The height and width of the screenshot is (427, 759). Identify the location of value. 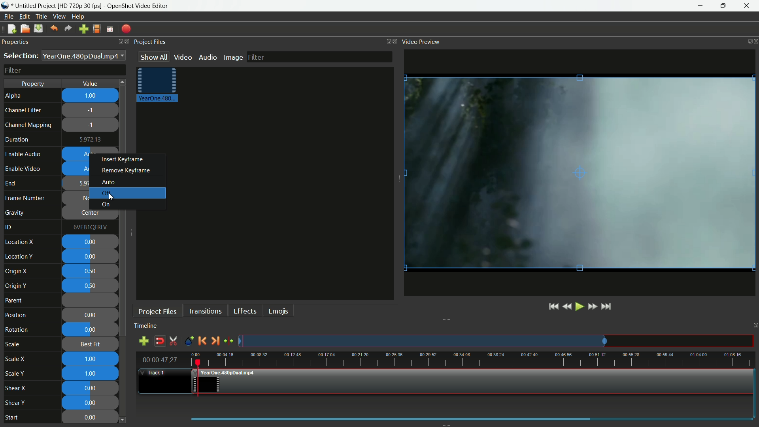
(92, 83).